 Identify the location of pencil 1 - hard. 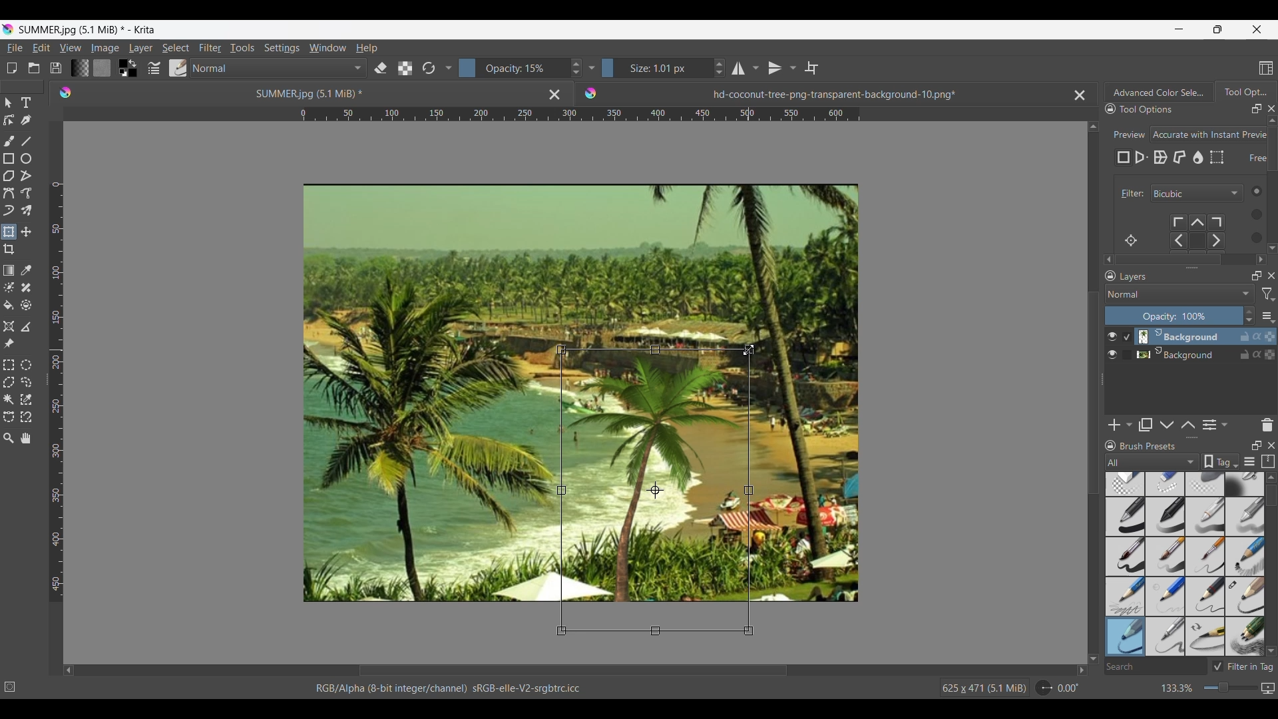
(1166, 596).